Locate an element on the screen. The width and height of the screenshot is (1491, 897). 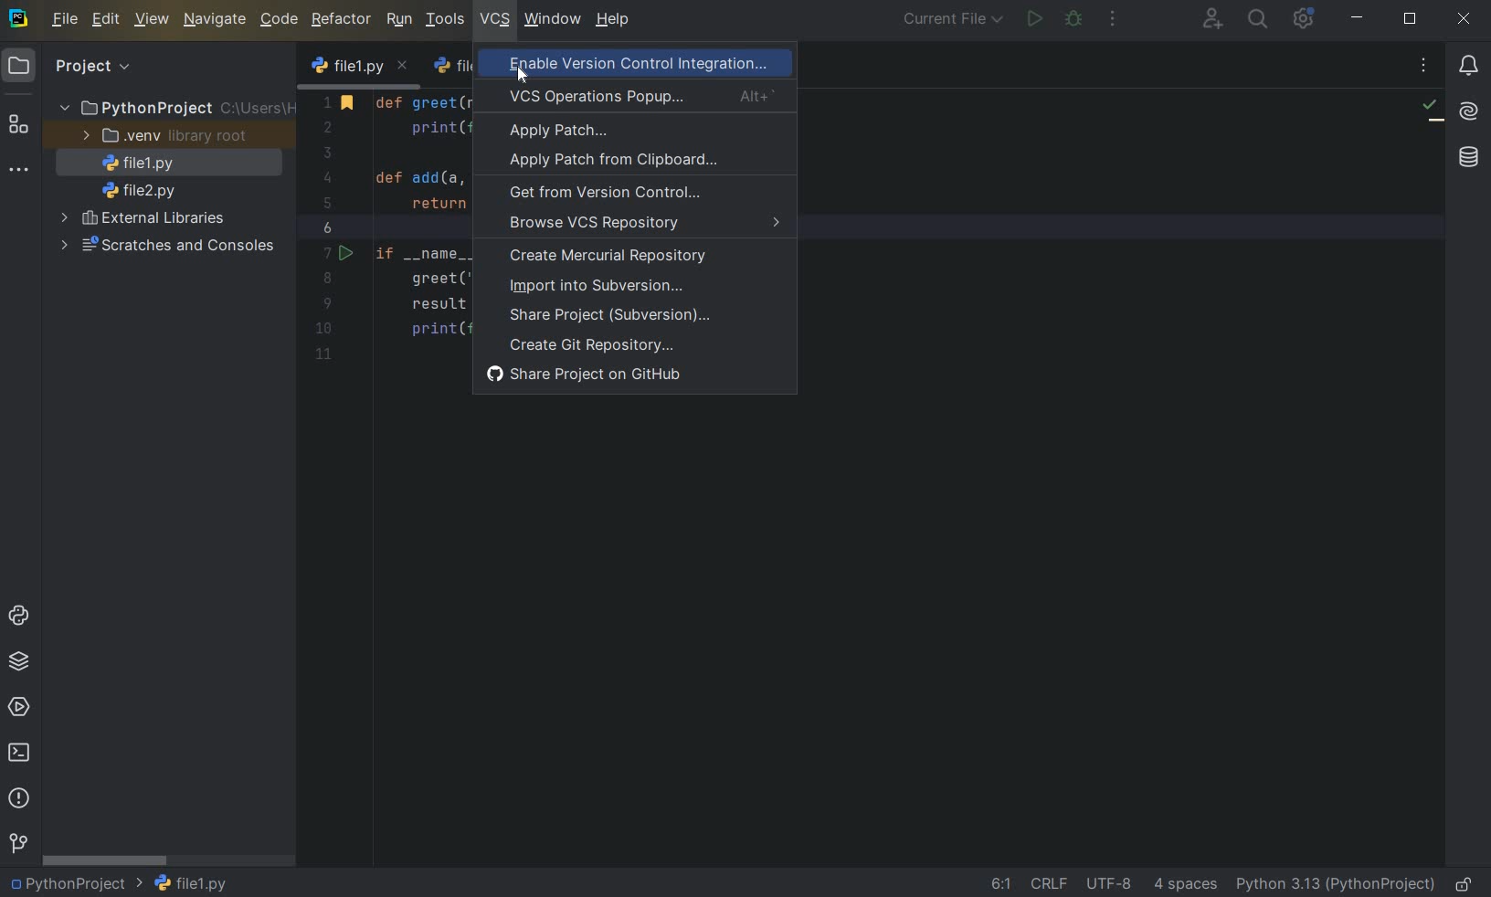
current file is located at coordinates (948, 21).